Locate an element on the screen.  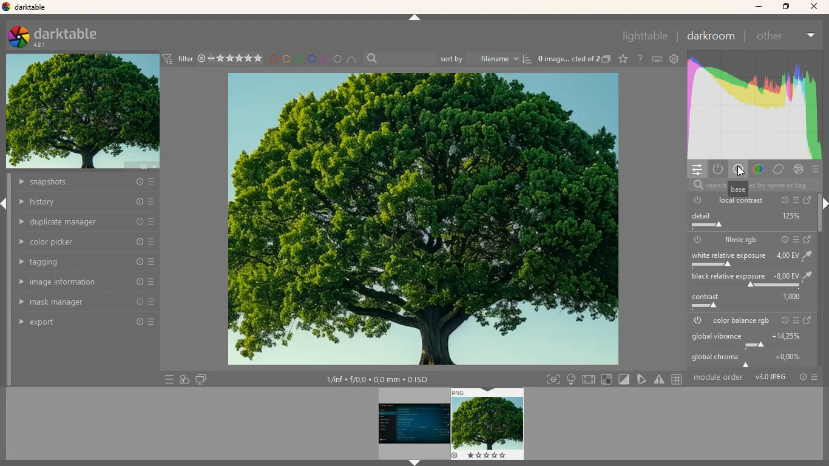
blue circle is located at coordinates (311, 58).